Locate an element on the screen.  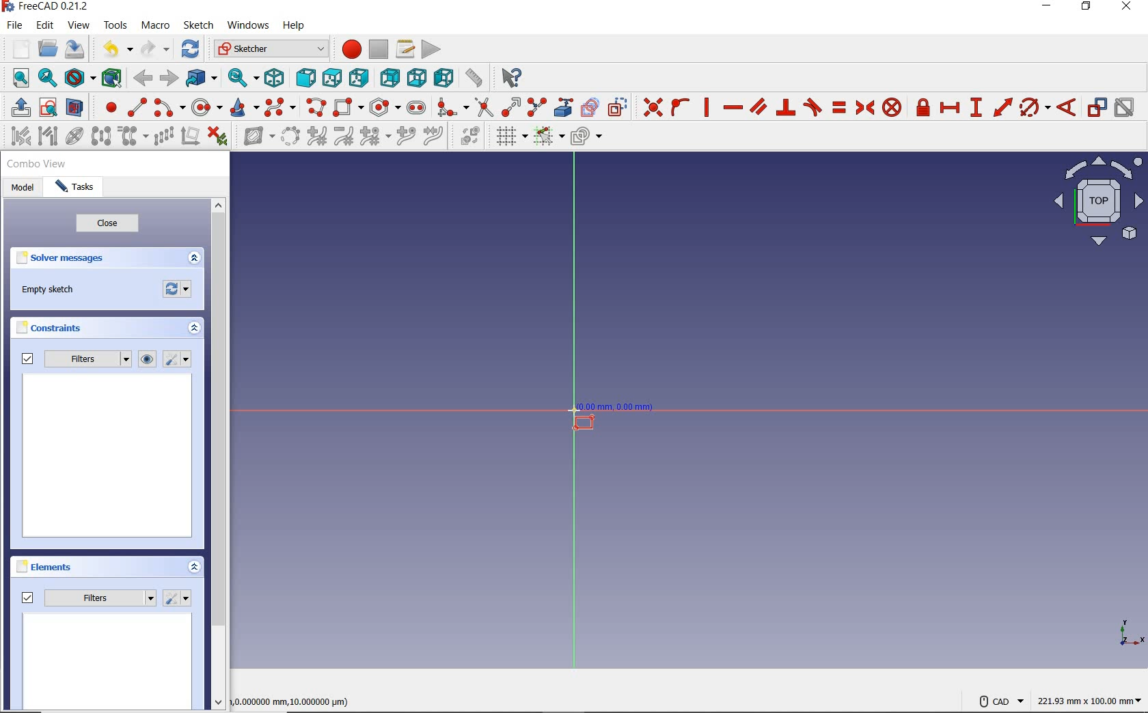
bounding box is located at coordinates (109, 77).